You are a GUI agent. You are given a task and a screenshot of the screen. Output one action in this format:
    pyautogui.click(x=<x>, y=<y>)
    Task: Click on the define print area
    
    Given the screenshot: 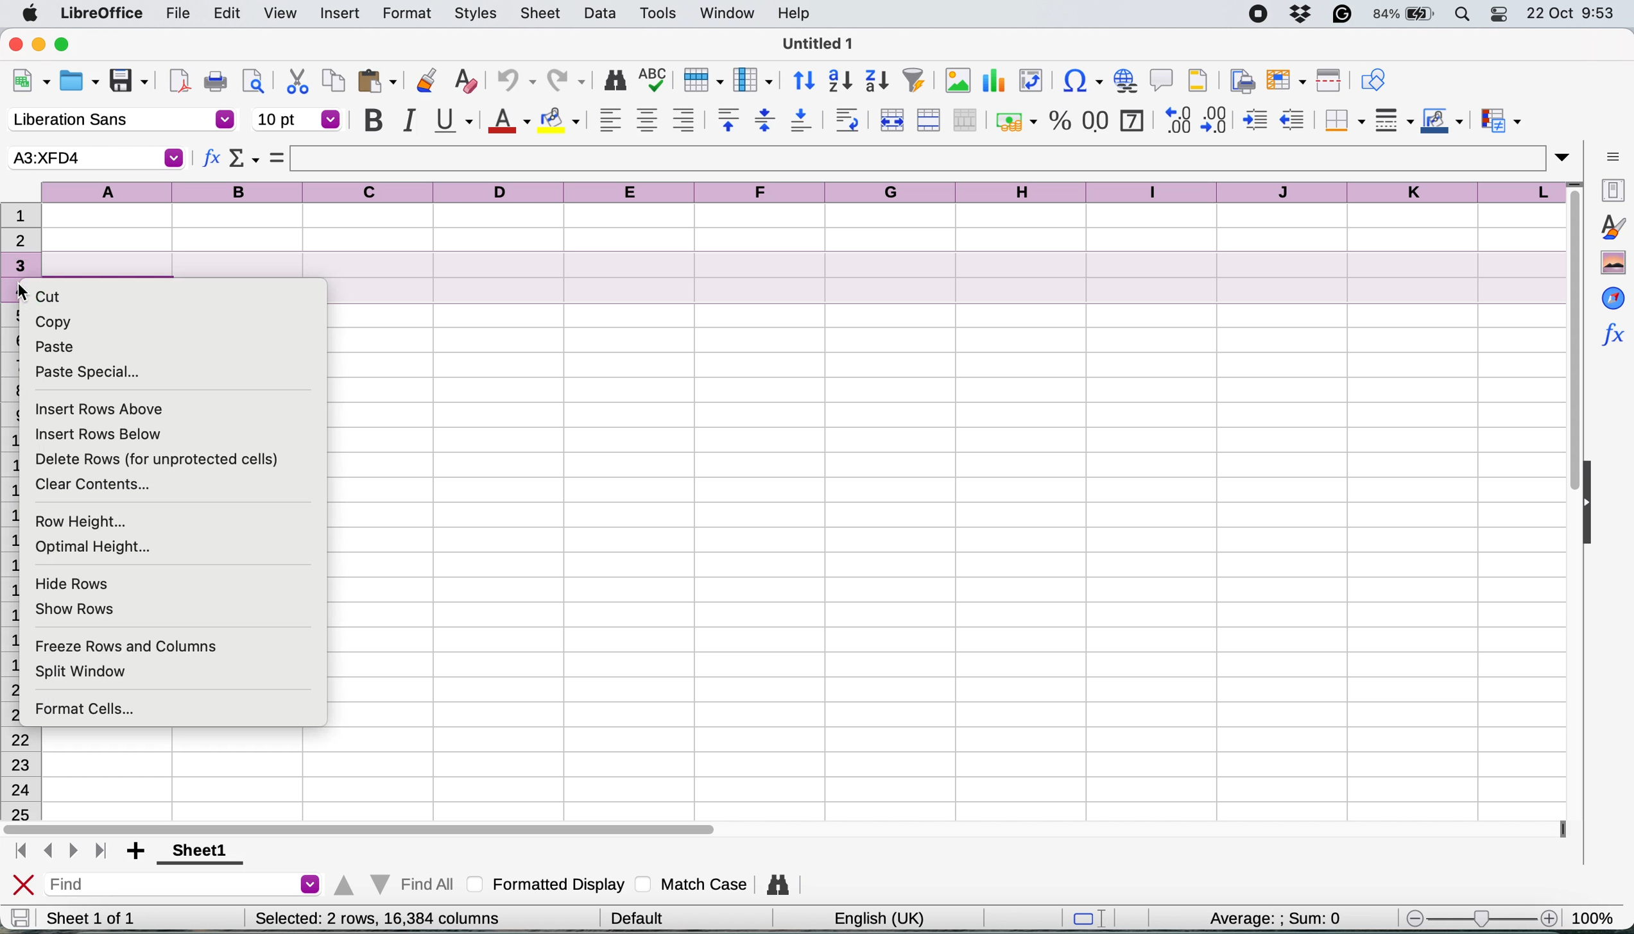 What is the action you would take?
    pyautogui.click(x=1239, y=80)
    